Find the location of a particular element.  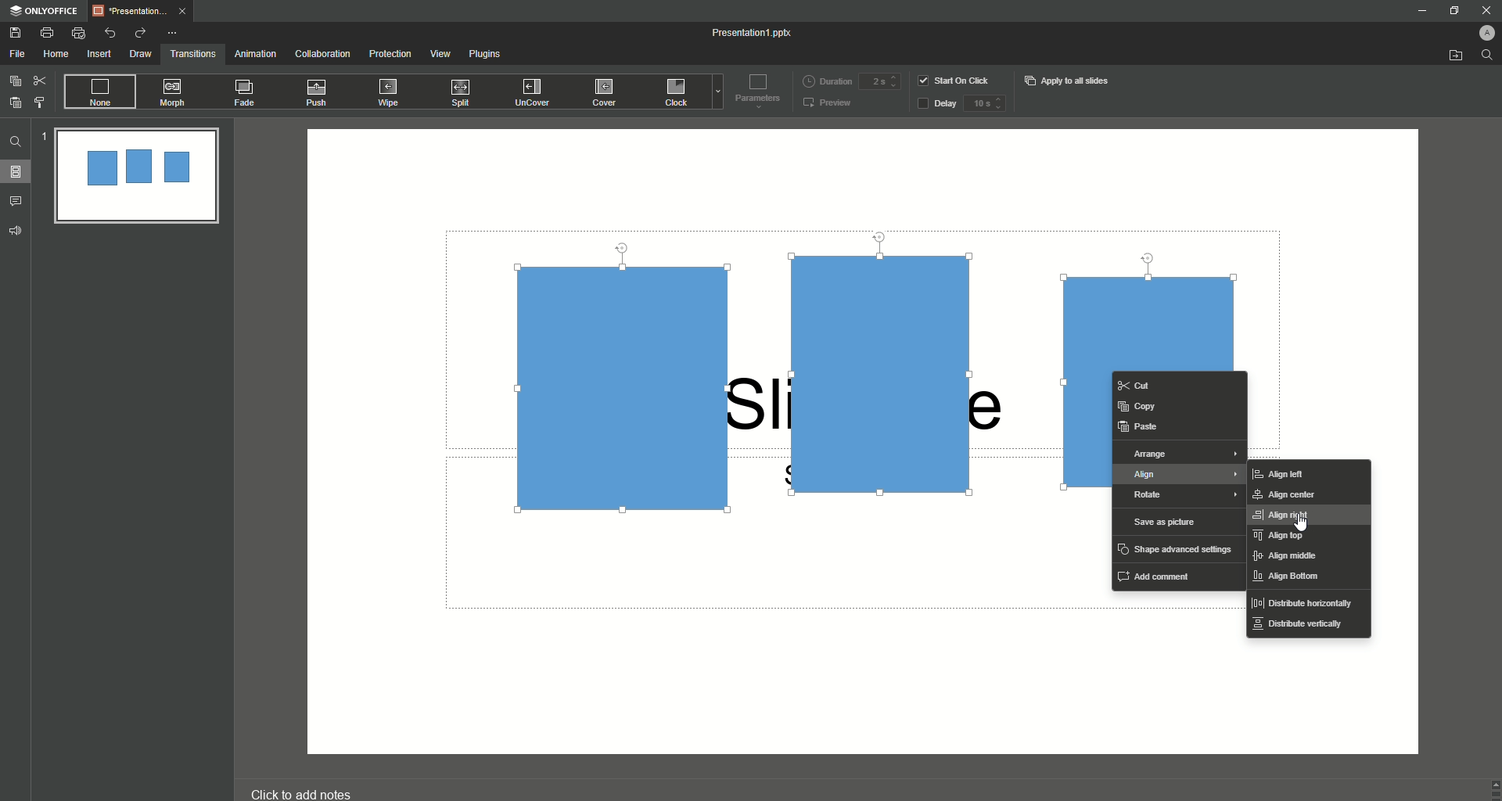

Paste is located at coordinates (16, 102).